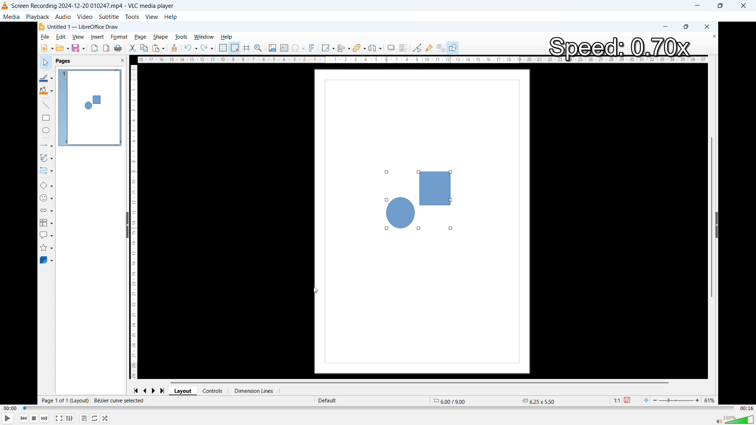 Image resolution: width=756 pixels, height=425 pixels. What do you see at coordinates (63, 17) in the screenshot?
I see `Audio ` at bounding box center [63, 17].